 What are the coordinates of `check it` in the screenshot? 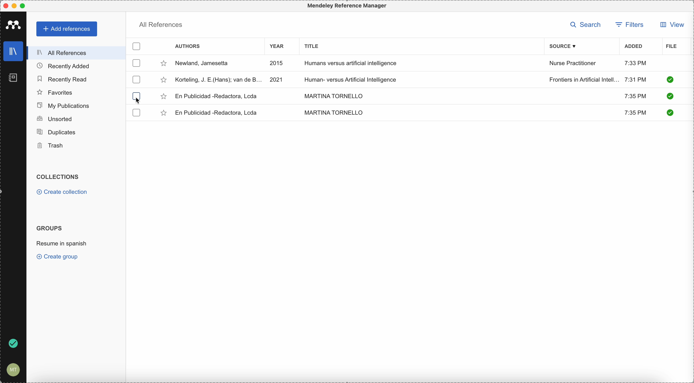 It's located at (670, 80).